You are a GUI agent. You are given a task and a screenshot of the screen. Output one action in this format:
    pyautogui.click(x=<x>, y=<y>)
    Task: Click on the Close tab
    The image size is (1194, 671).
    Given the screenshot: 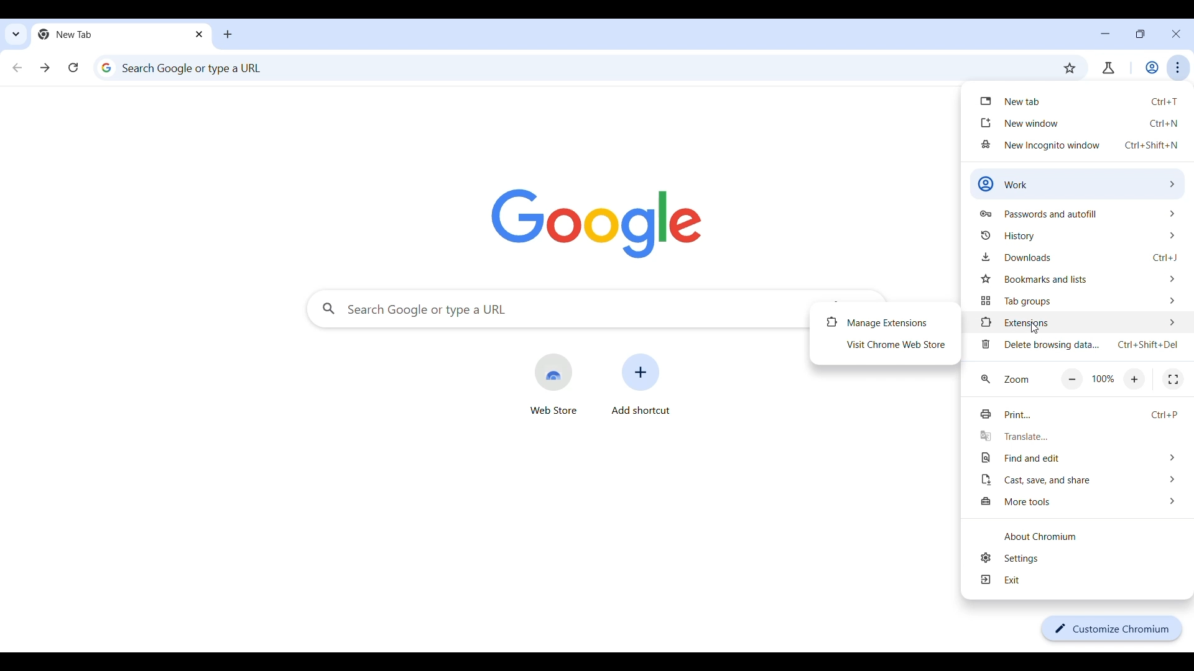 What is the action you would take?
    pyautogui.click(x=200, y=34)
    